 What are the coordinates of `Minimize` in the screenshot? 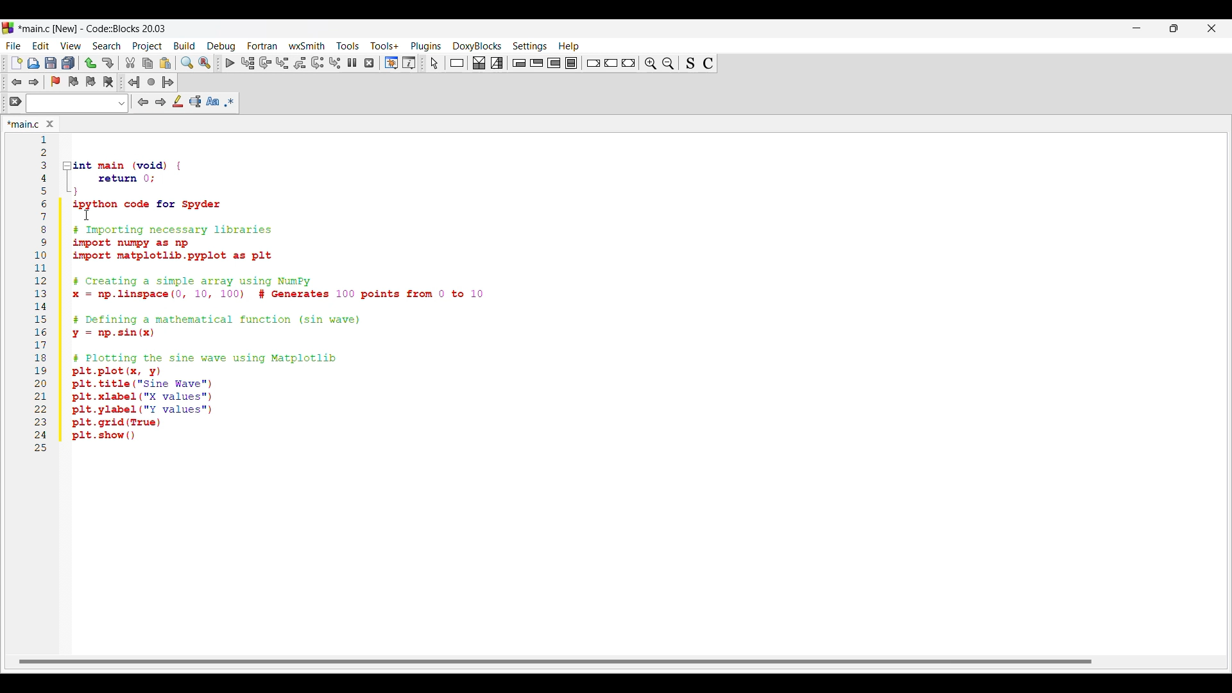 It's located at (1137, 28).